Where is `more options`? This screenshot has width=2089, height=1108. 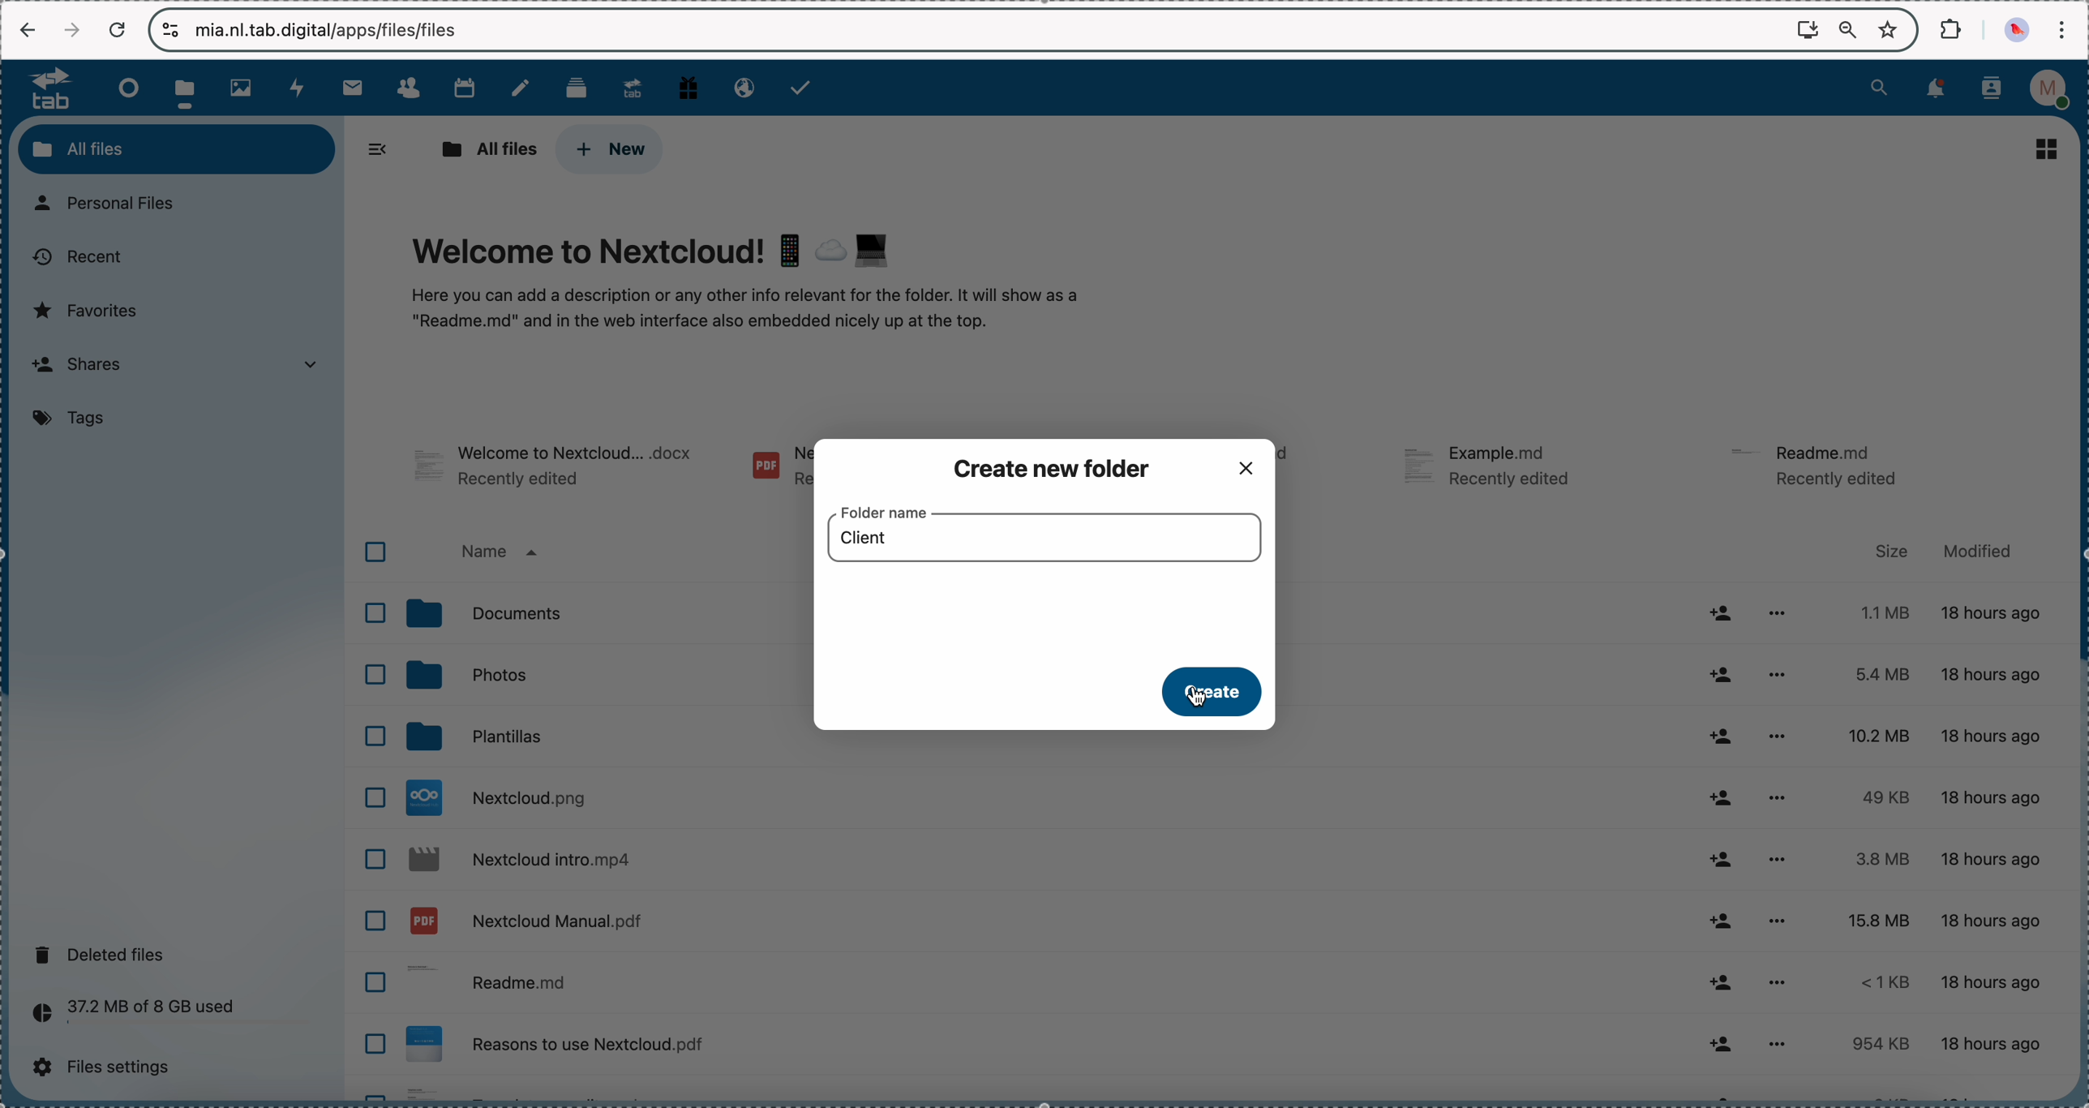
more options is located at coordinates (1781, 1042).